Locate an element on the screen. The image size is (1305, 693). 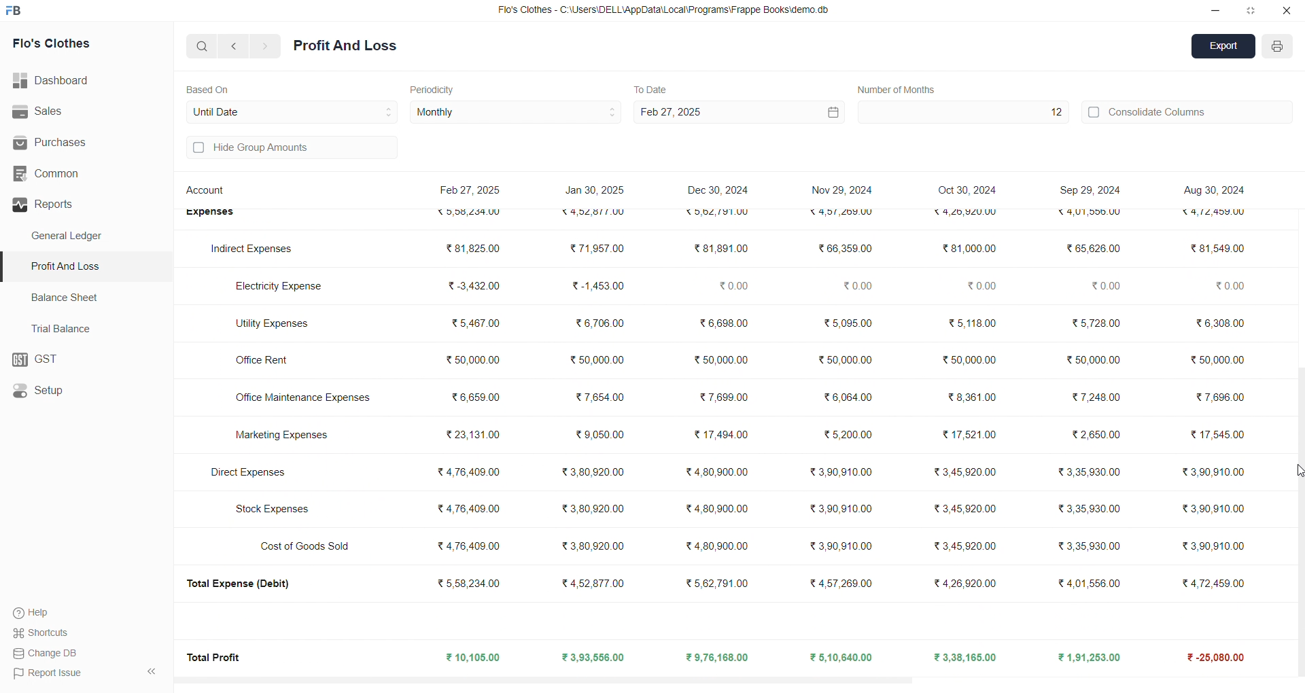
₹3,80,920.00 is located at coordinates (591, 472).